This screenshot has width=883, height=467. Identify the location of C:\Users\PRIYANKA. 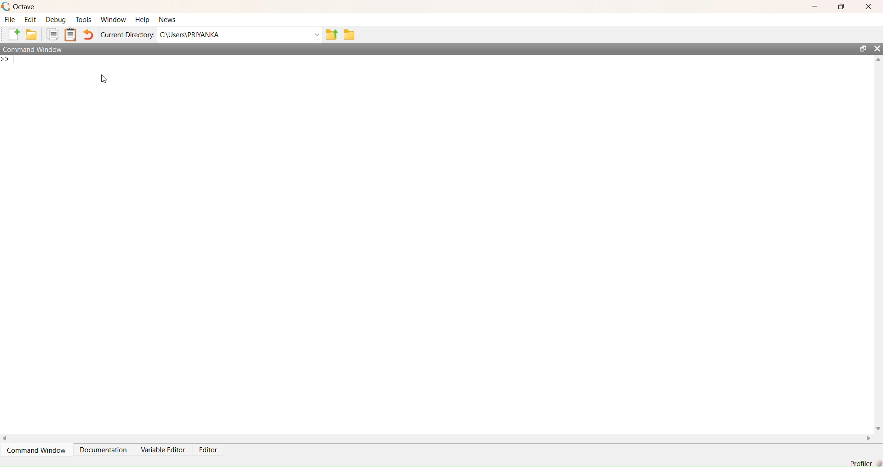
(200, 34).